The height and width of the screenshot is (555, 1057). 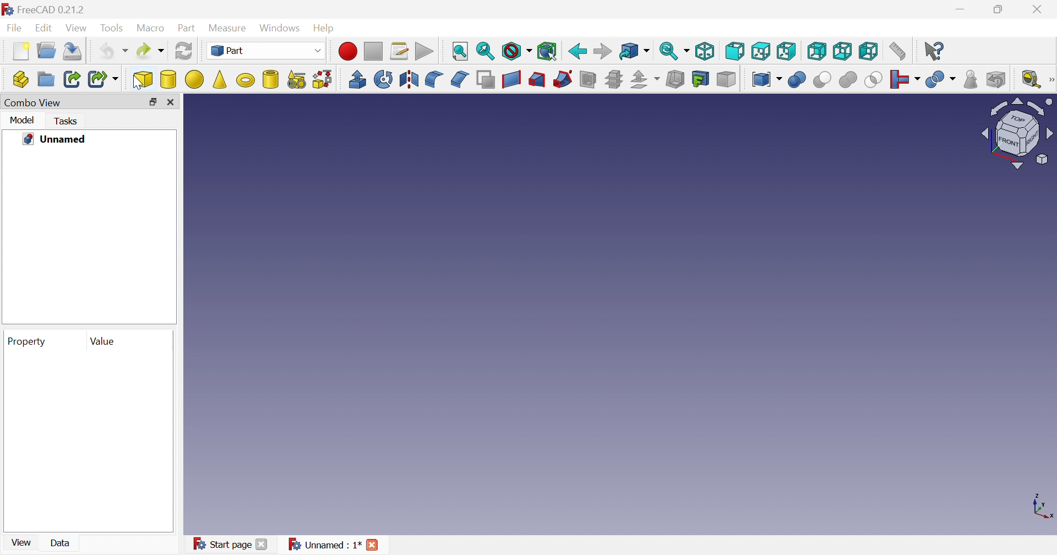 What do you see at coordinates (705, 50) in the screenshot?
I see `Isometric` at bounding box center [705, 50].